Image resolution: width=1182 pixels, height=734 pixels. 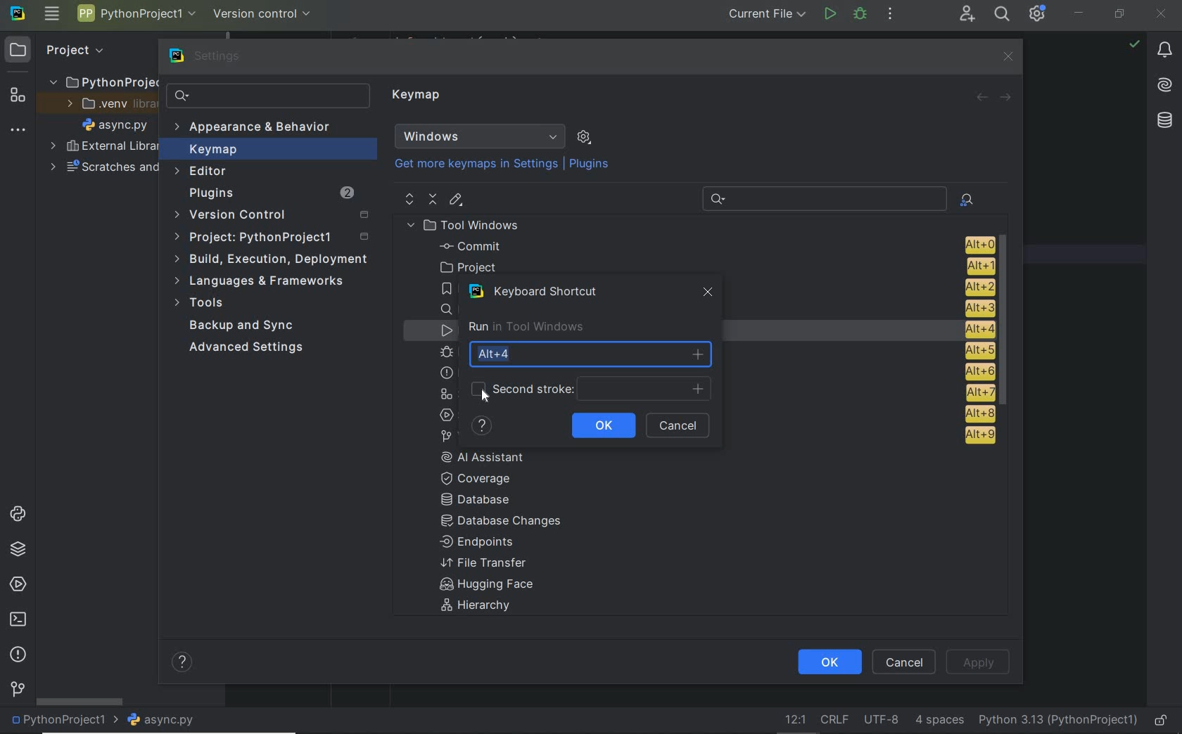 What do you see at coordinates (274, 238) in the screenshot?
I see `Project` at bounding box center [274, 238].